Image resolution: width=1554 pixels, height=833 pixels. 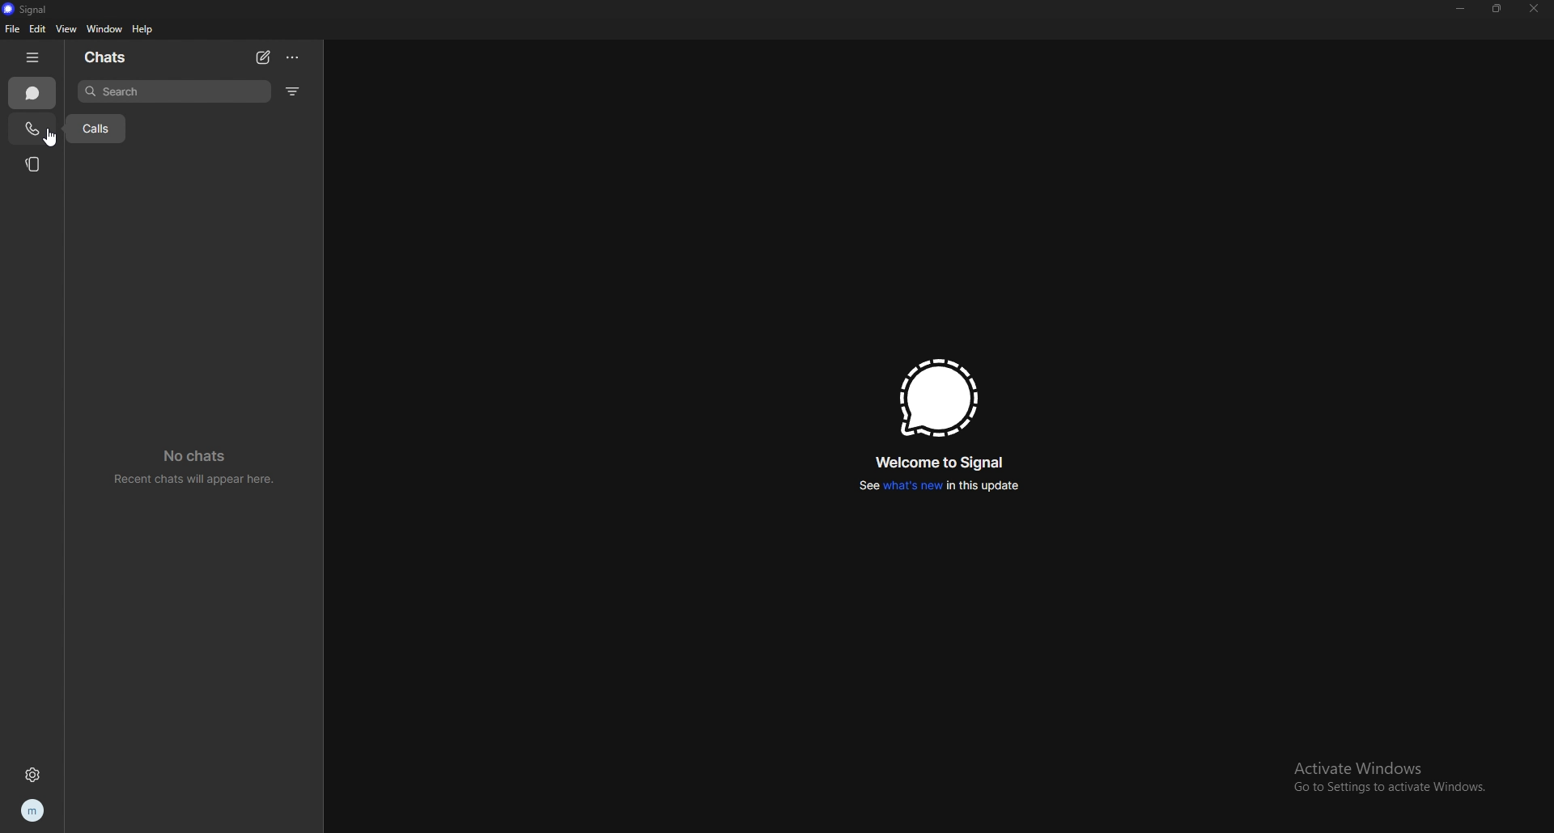 I want to click on window, so click(x=104, y=29).